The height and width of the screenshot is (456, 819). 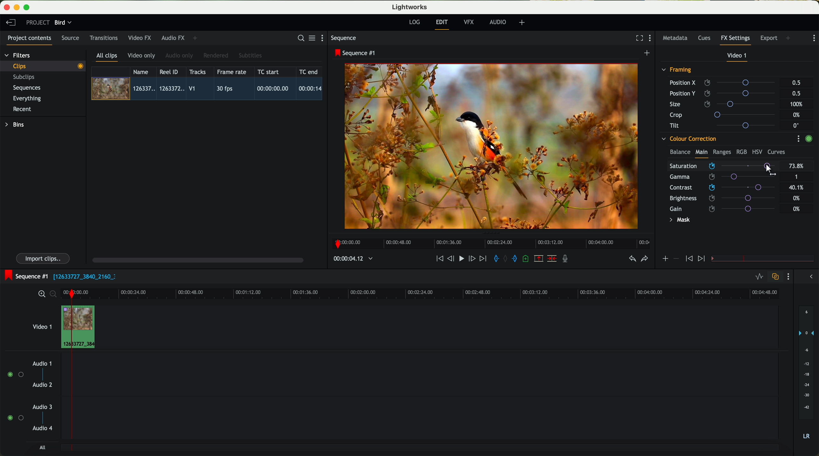 What do you see at coordinates (70, 38) in the screenshot?
I see `source` at bounding box center [70, 38].